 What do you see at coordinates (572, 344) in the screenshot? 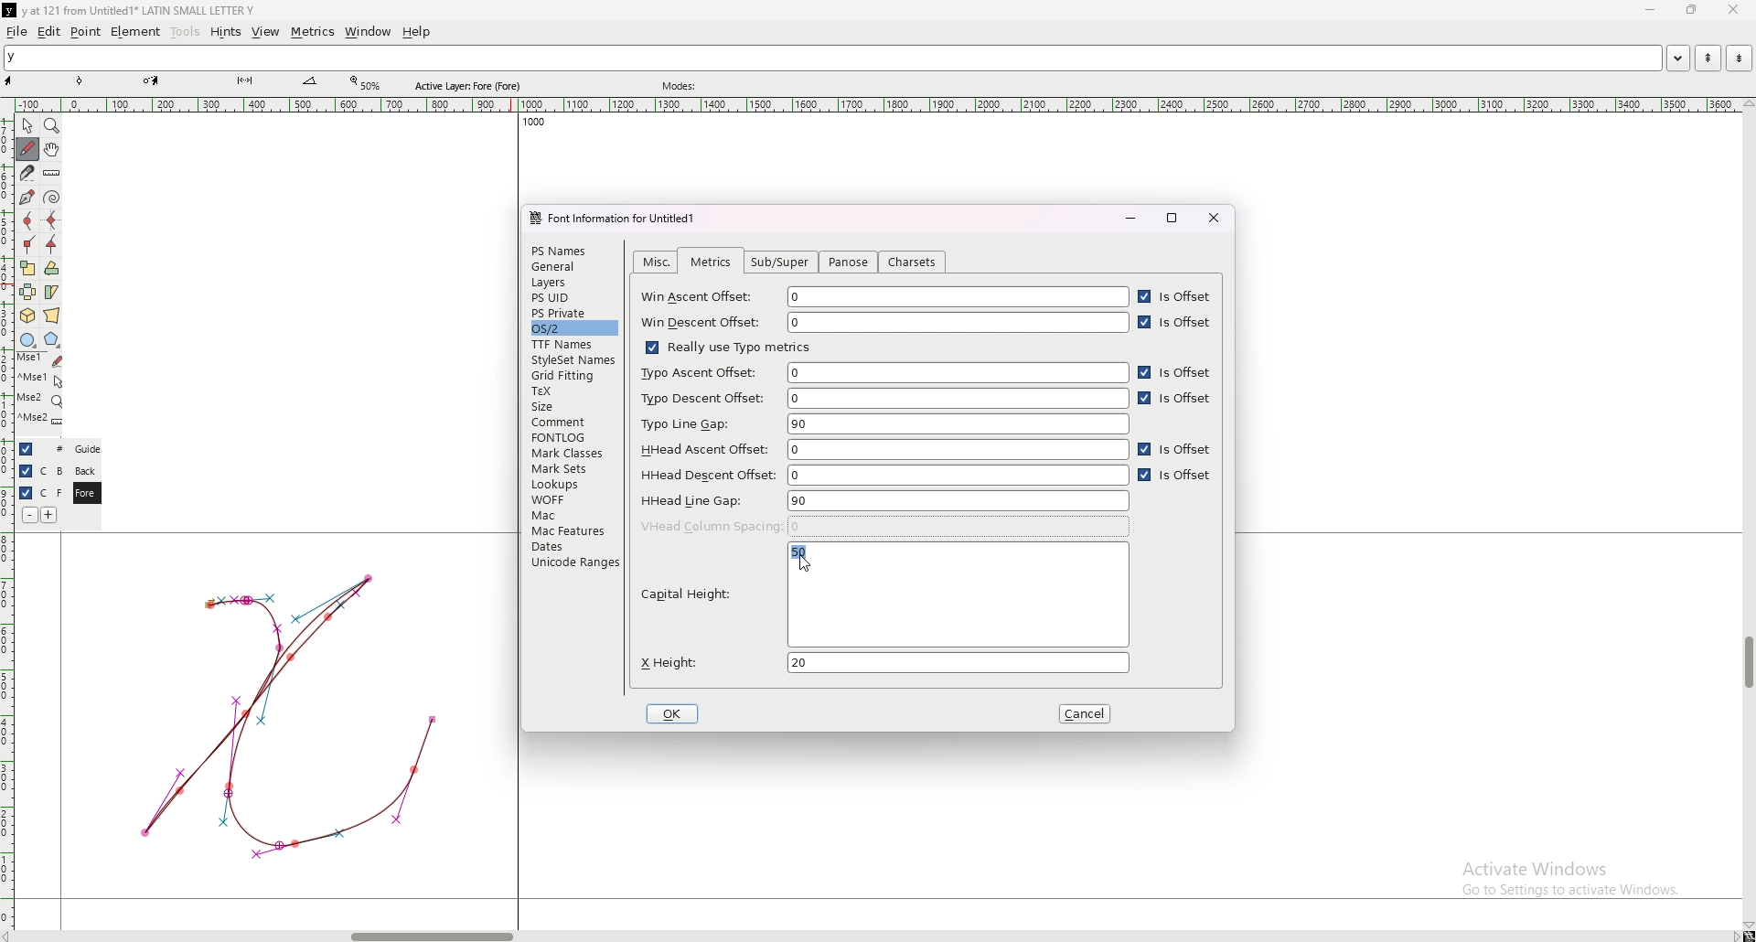
I see `ttf frames` at bounding box center [572, 344].